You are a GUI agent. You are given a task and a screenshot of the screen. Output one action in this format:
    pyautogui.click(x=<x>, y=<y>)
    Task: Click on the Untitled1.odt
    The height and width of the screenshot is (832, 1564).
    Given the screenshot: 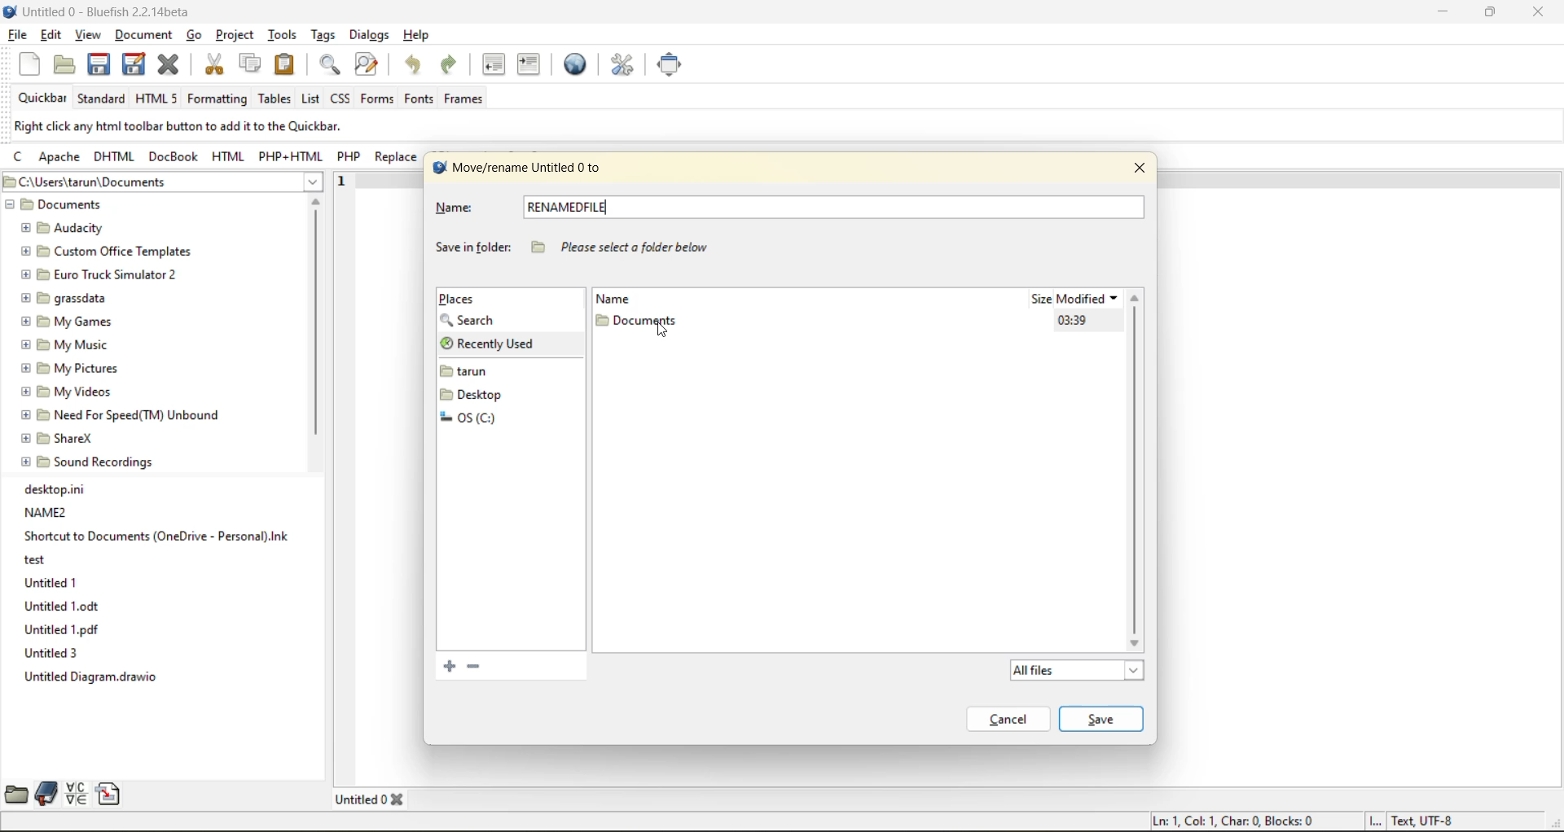 What is the action you would take?
    pyautogui.click(x=61, y=606)
    